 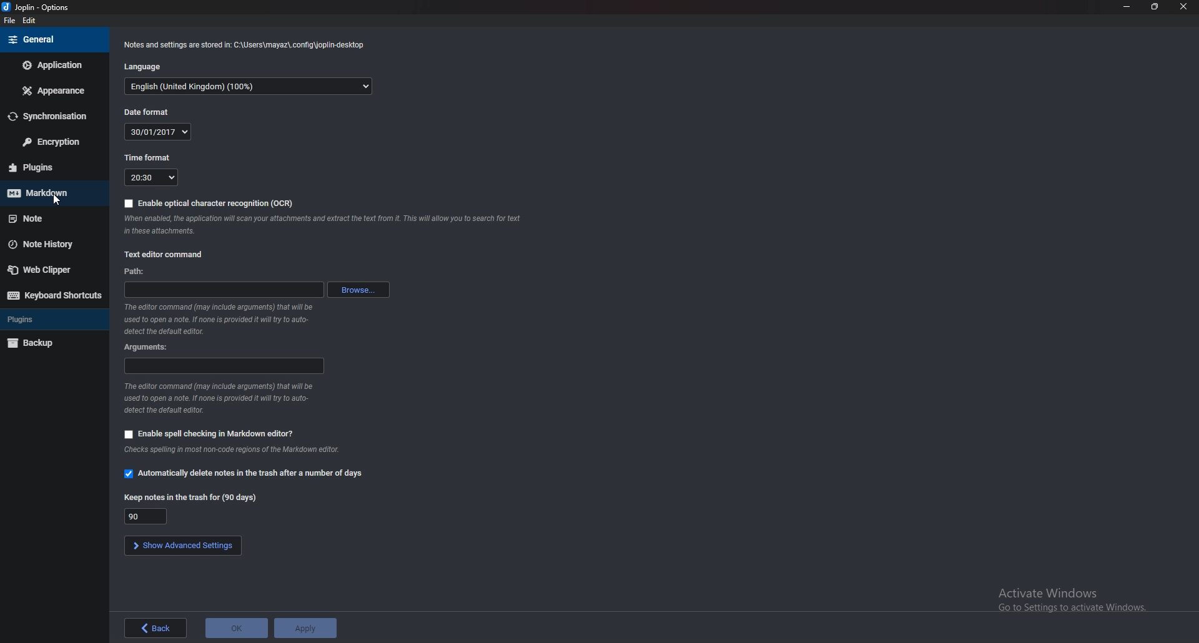 I want to click on Appearance, so click(x=56, y=90).